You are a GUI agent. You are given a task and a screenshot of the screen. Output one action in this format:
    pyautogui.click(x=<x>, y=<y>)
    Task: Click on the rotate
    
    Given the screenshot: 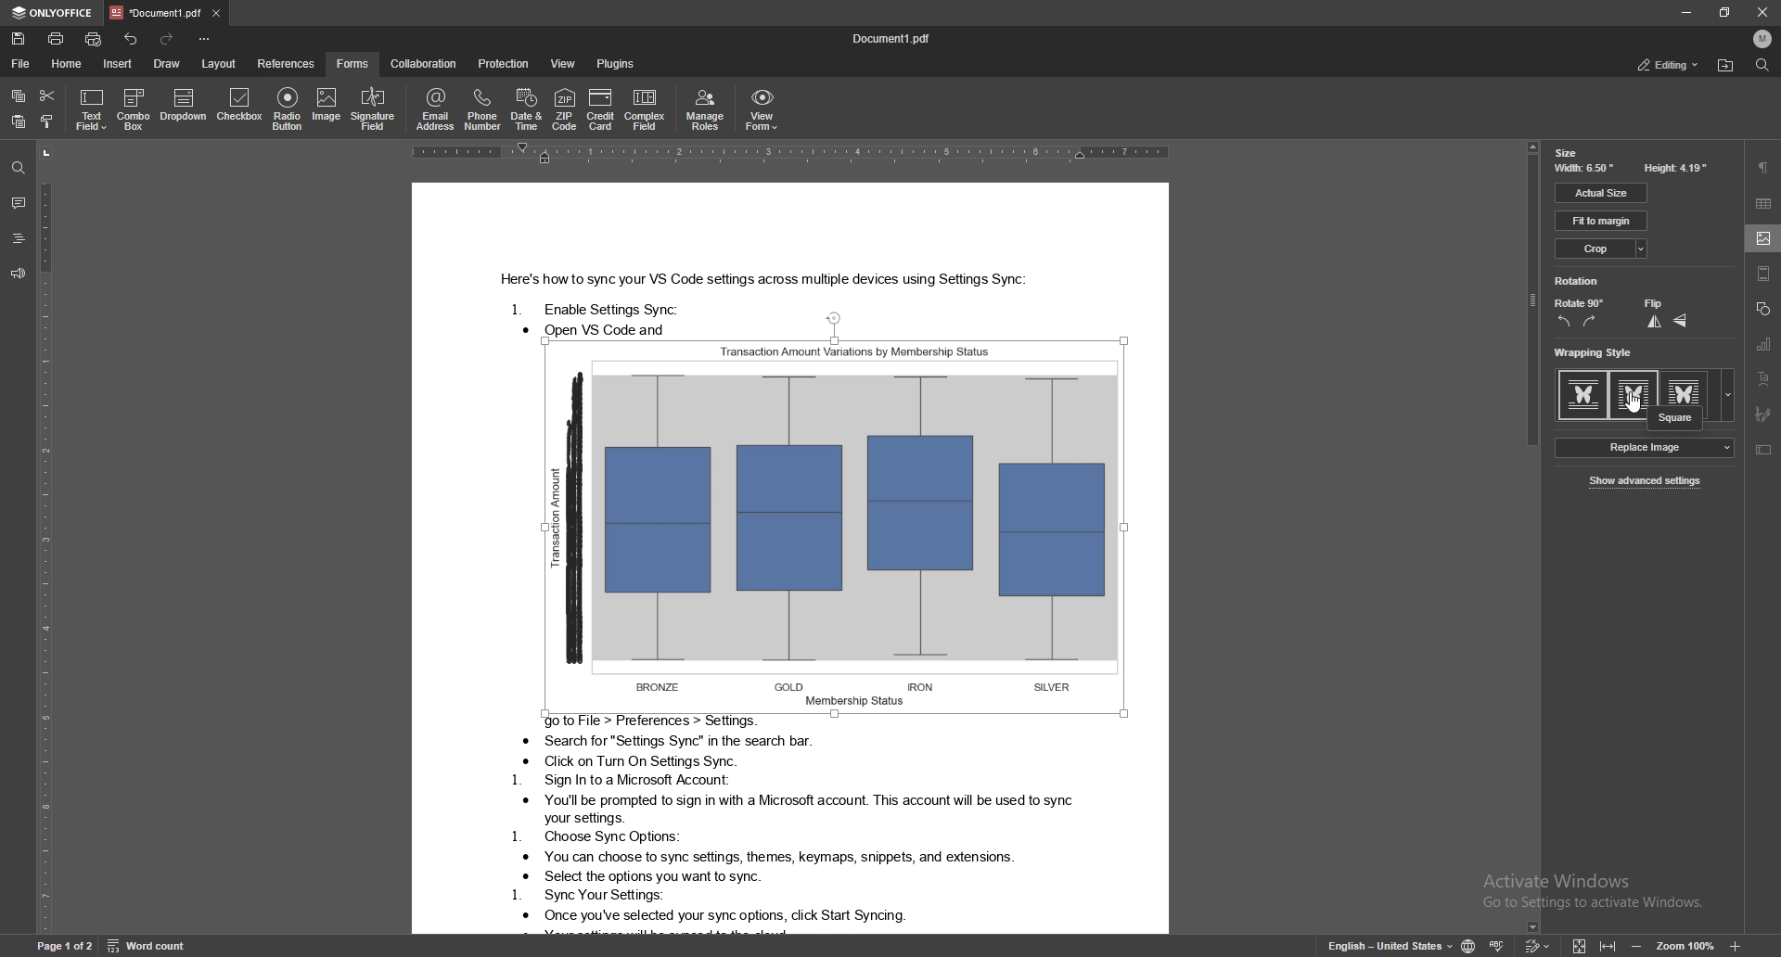 What is the action you would take?
    pyautogui.click(x=1595, y=323)
    